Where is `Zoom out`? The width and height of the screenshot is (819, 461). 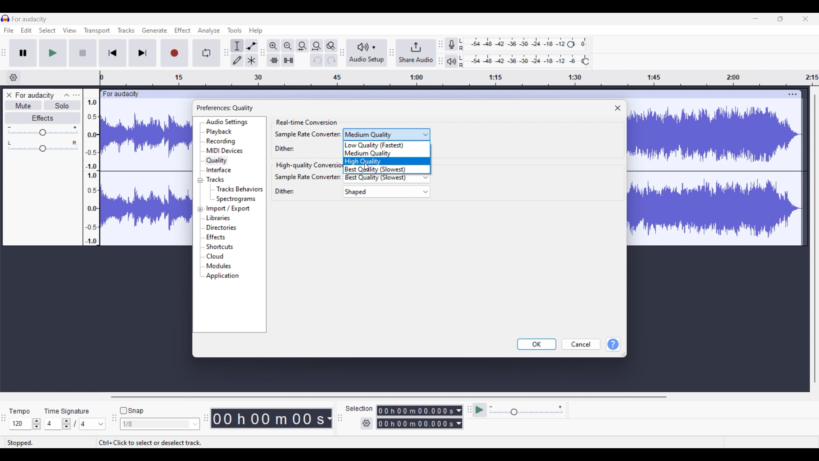
Zoom out is located at coordinates (288, 46).